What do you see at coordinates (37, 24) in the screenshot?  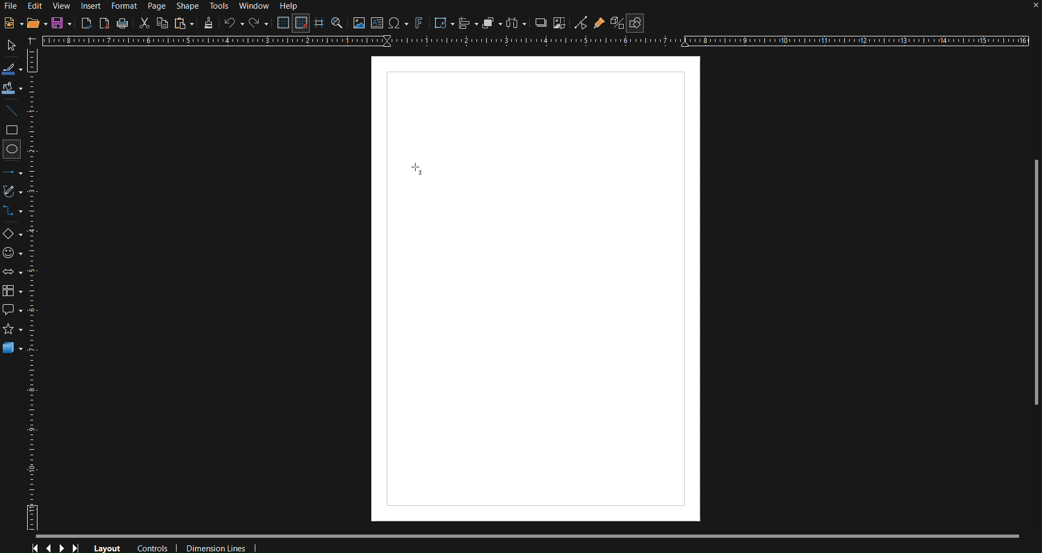 I see `Open` at bounding box center [37, 24].